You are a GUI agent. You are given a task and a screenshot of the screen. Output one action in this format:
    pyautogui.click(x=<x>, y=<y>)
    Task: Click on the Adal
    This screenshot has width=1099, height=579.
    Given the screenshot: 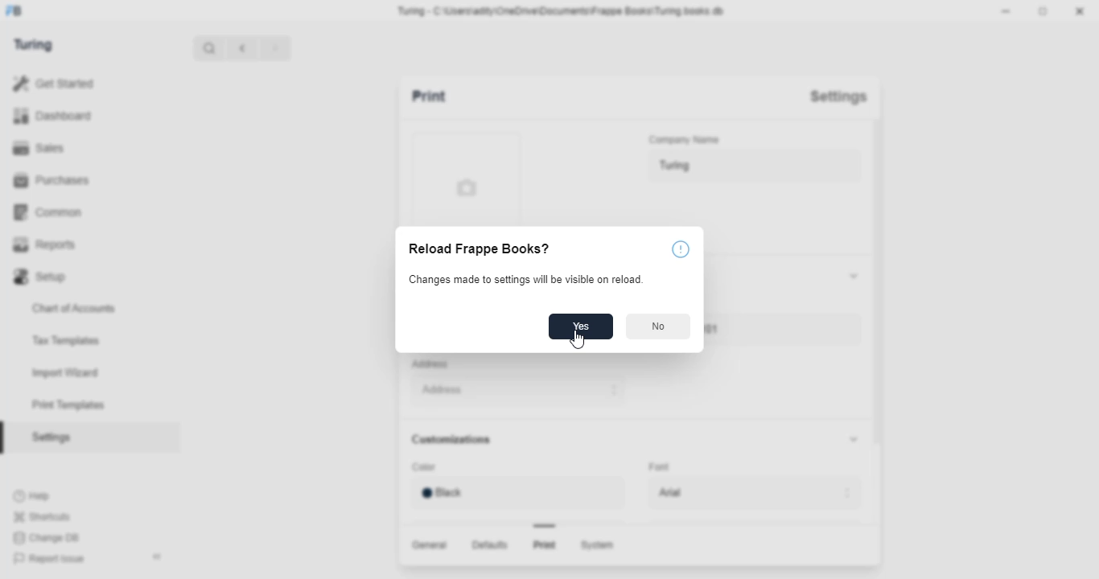 What is the action you would take?
    pyautogui.click(x=757, y=493)
    